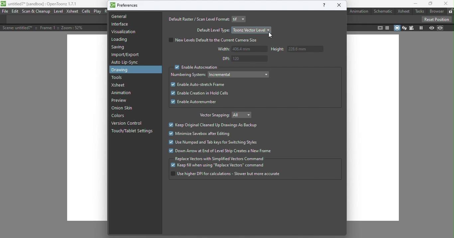 Image resolution: width=454 pixels, height=238 pixels. What do you see at coordinates (419, 11) in the screenshot?
I see `Tasks` at bounding box center [419, 11].